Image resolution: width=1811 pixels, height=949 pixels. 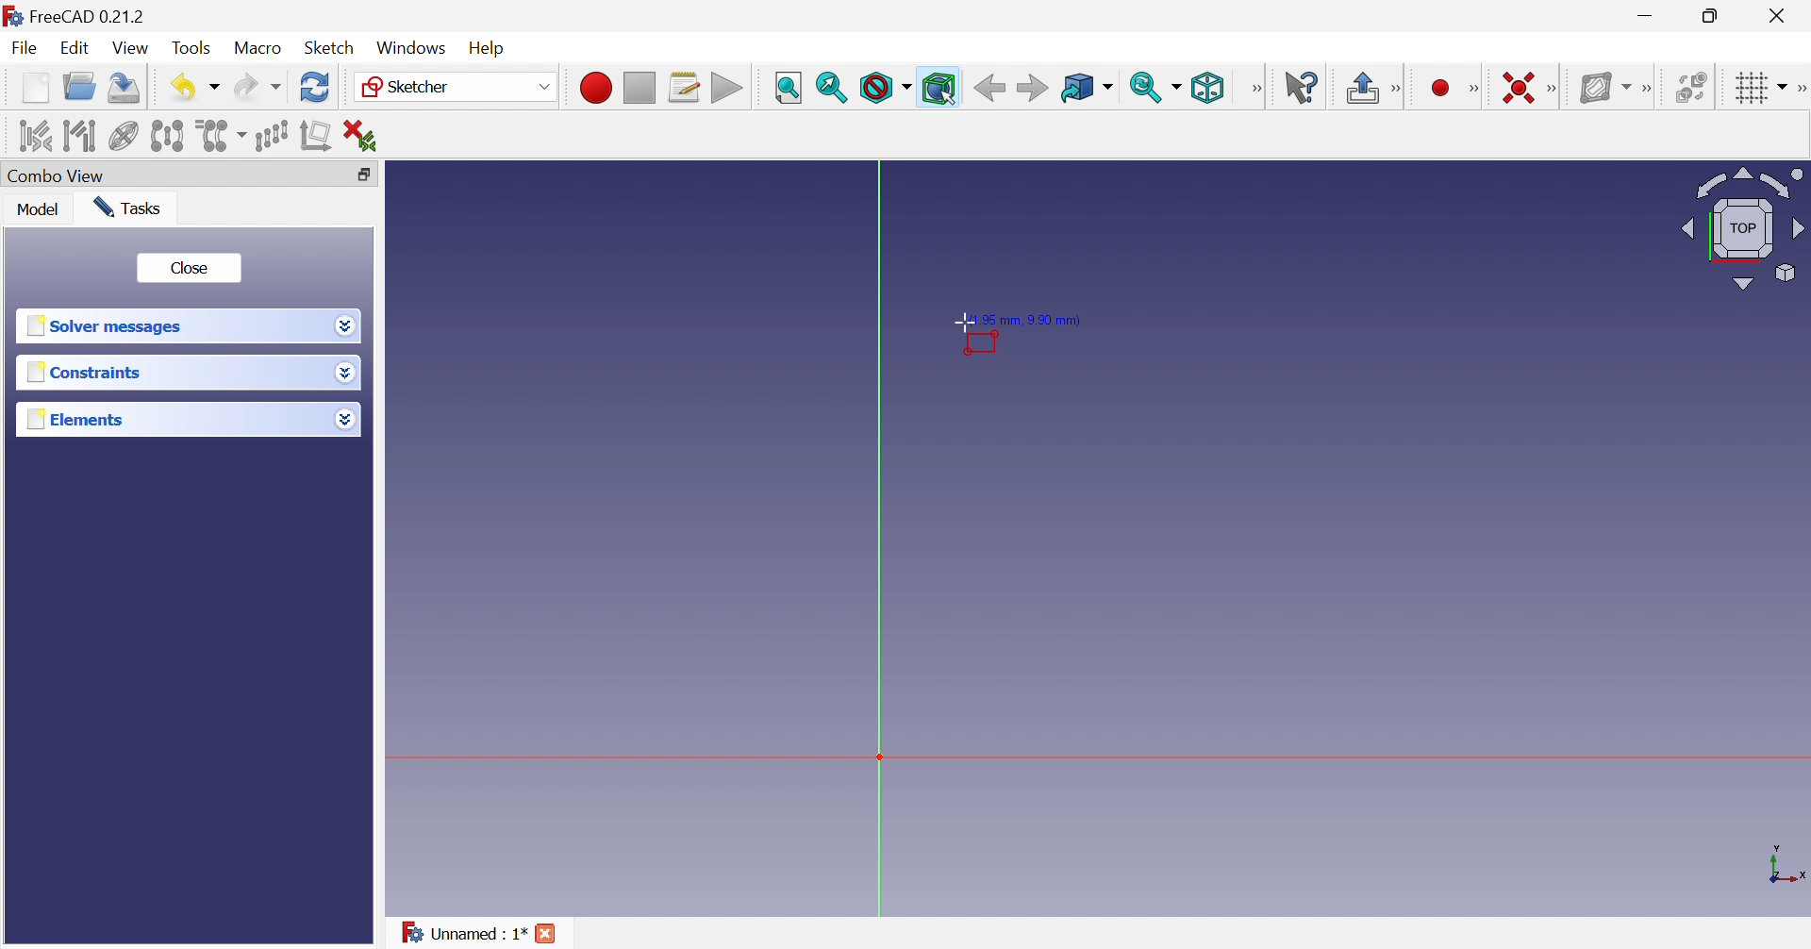 I want to click on View, so click(x=1257, y=88).